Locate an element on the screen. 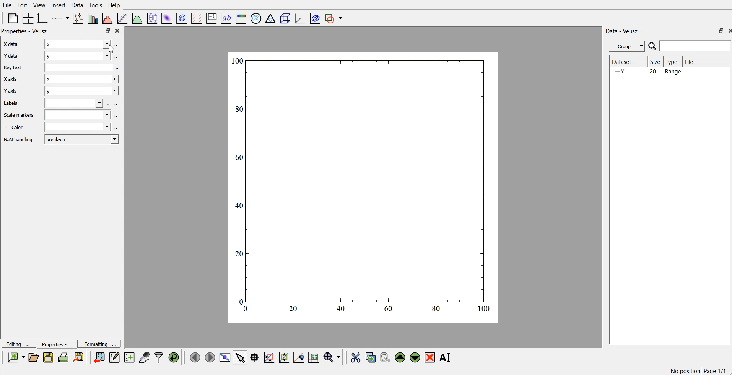  plot a 2d dataset as an is located at coordinates (166, 18).